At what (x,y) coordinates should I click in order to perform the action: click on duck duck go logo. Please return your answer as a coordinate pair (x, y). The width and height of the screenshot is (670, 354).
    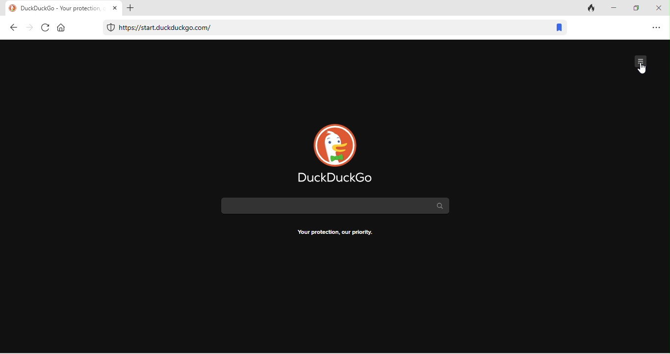
    Looking at the image, I should click on (335, 152).